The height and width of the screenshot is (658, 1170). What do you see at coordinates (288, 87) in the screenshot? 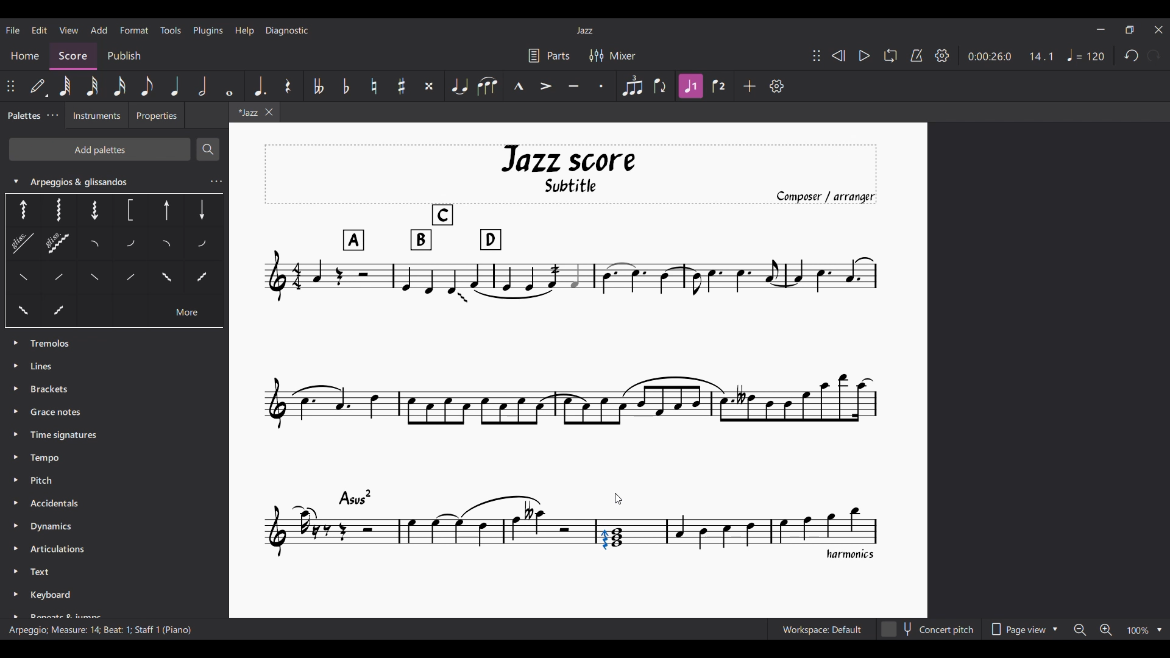
I see `Rest` at bounding box center [288, 87].